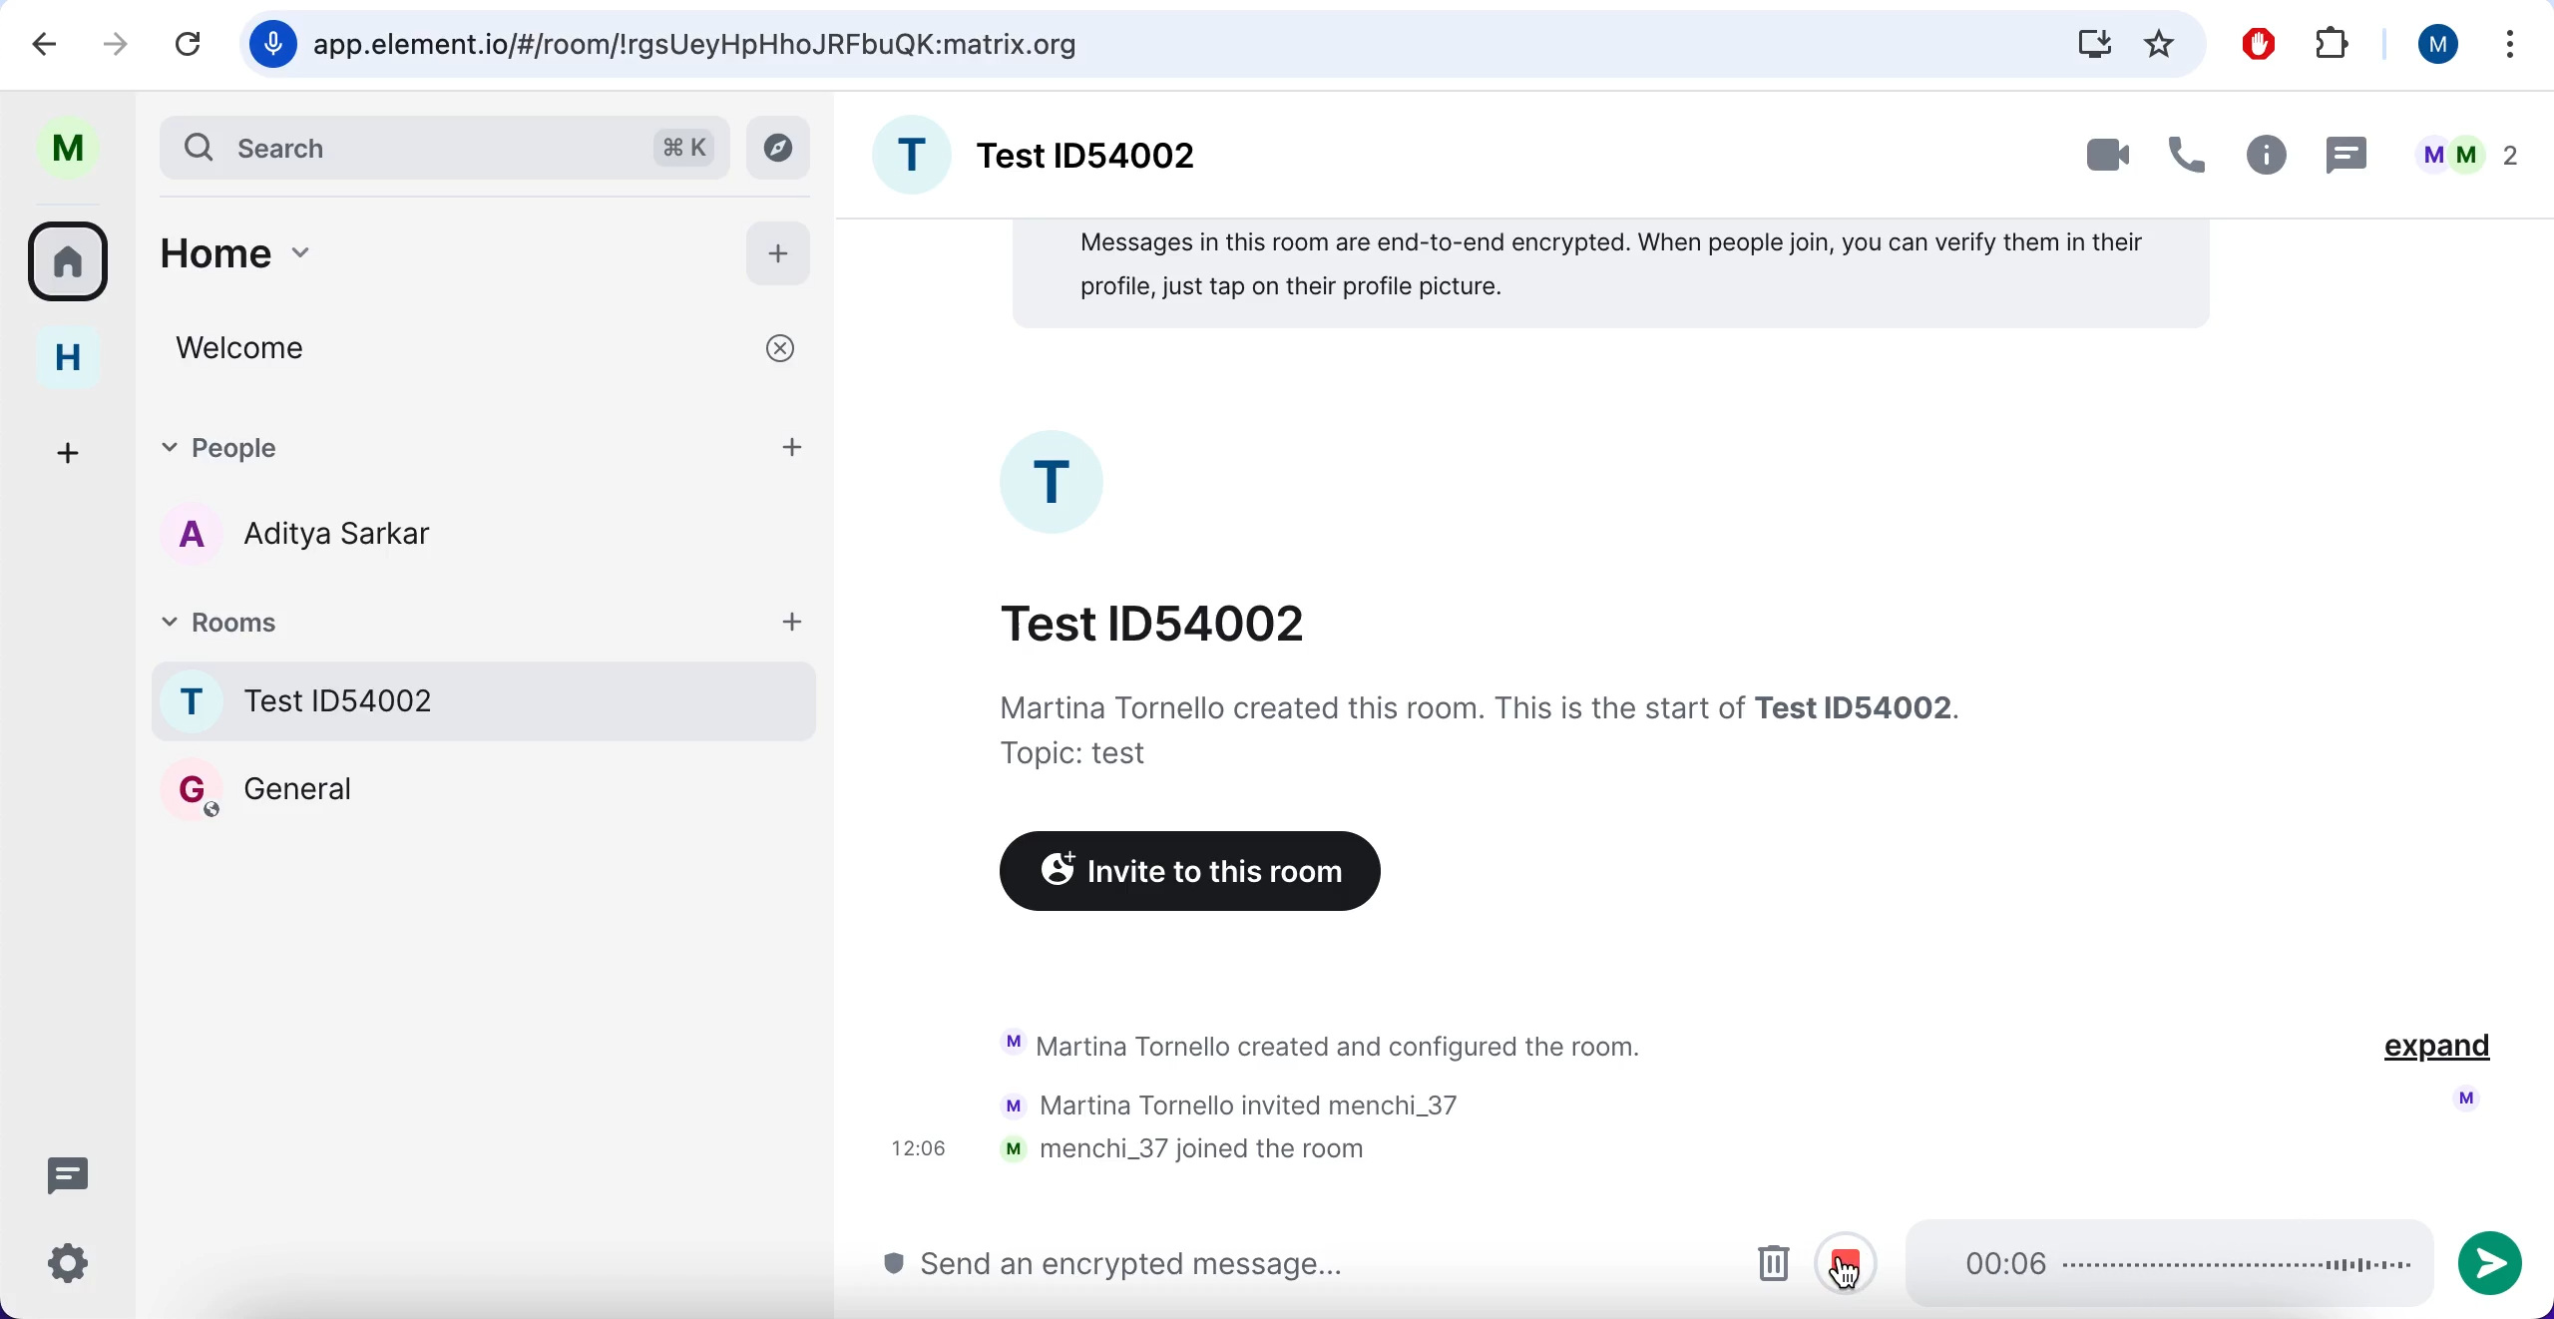 The width and height of the screenshot is (2554, 1319). What do you see at coordinates (70, 268) in the screenshot?
I see `all rooms` at bounding box center [70, 268].